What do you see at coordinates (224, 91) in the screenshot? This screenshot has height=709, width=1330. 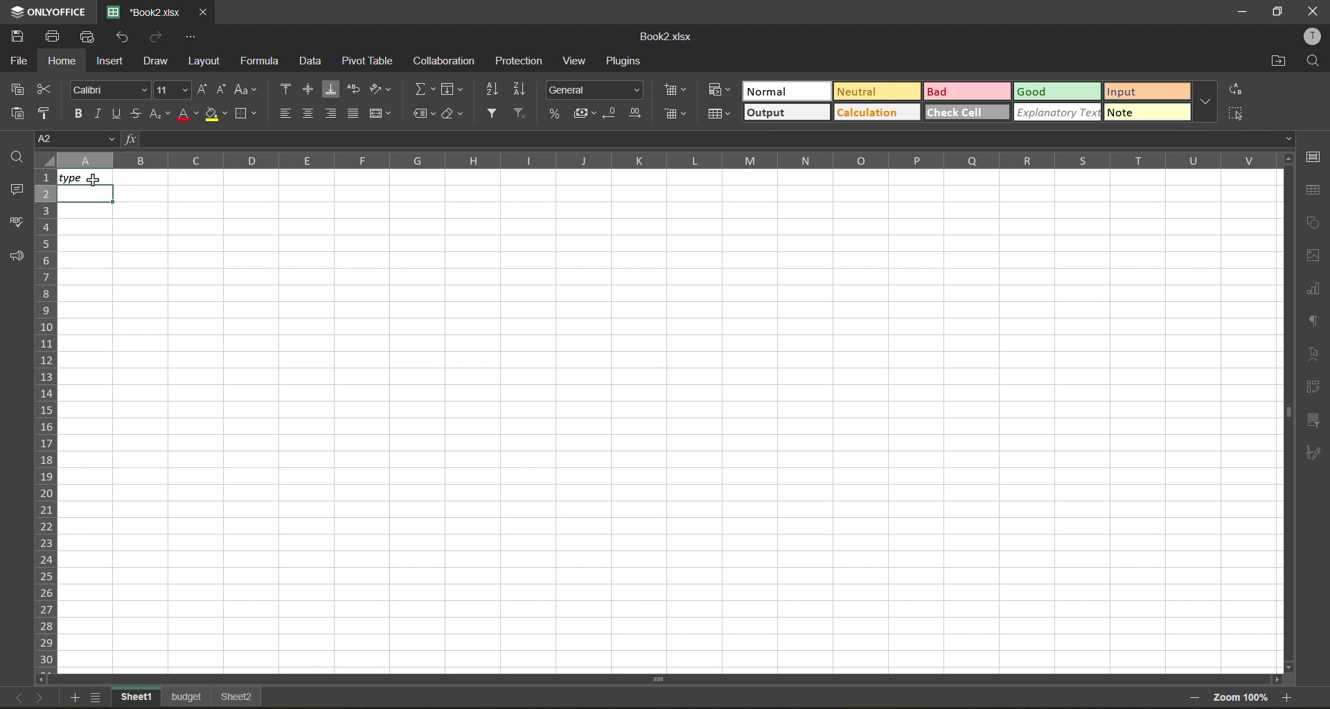 I see `decrement size` at bounding box center [224, 91].